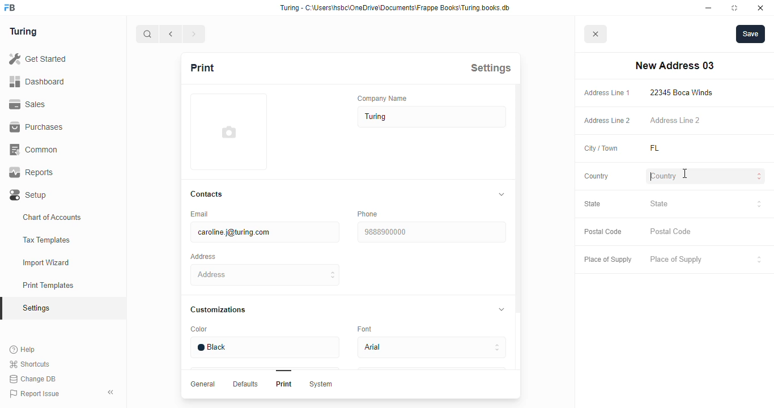 The height and width of the screenshot is (408, 774). Describe the element at coordinates (32, 172) in the screenshot. I see `reports` at that location.